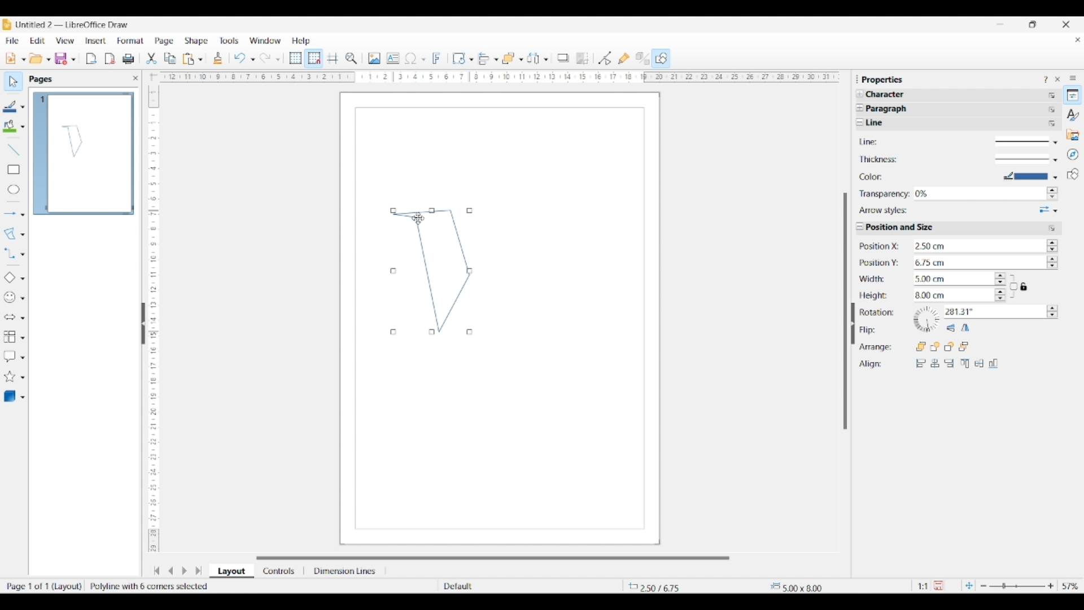 This screenshot has width=1084, height=610. Describe the element at coordinates (10, 356) in the screenshot. I see `Selected callout shape` at that location.